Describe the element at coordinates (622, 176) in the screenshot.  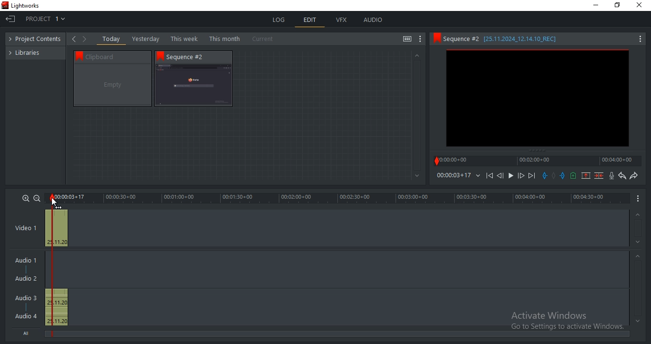
I see `undo` at that location.